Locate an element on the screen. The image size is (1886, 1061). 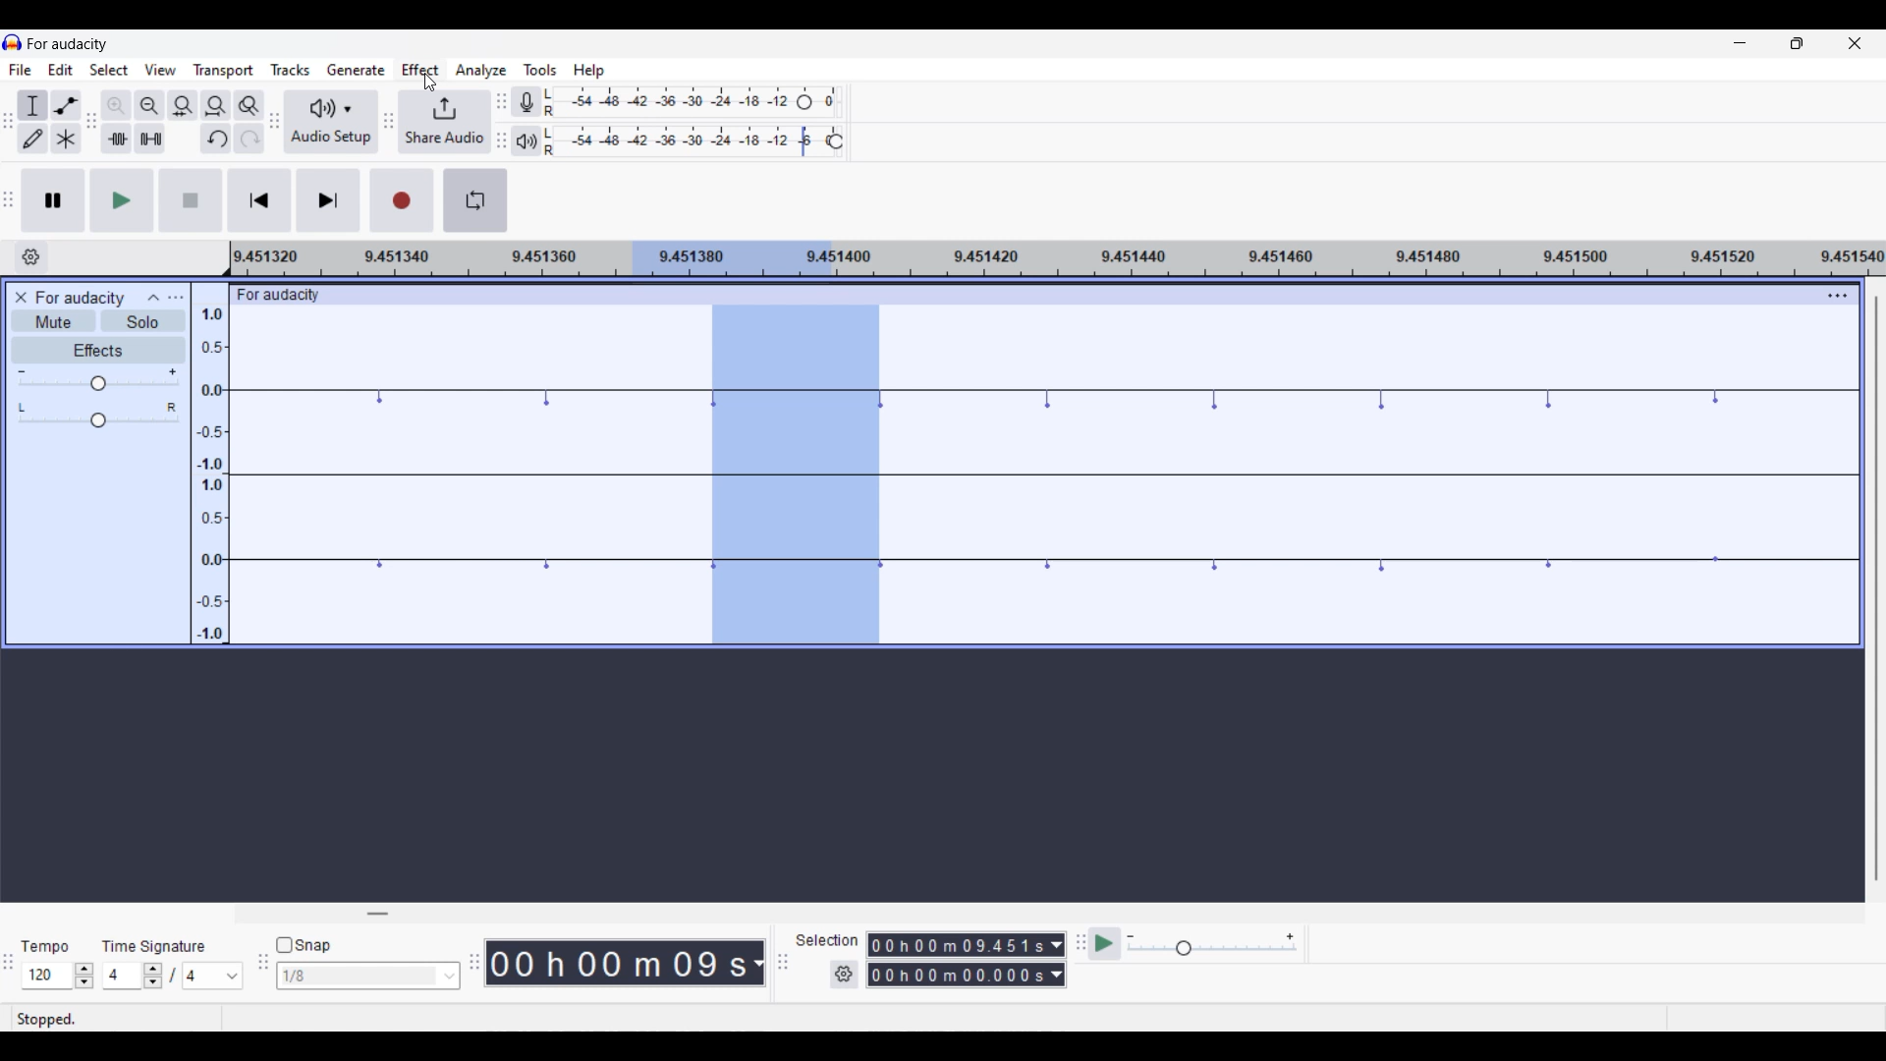
Software logo is located at coordinates (13, 42).